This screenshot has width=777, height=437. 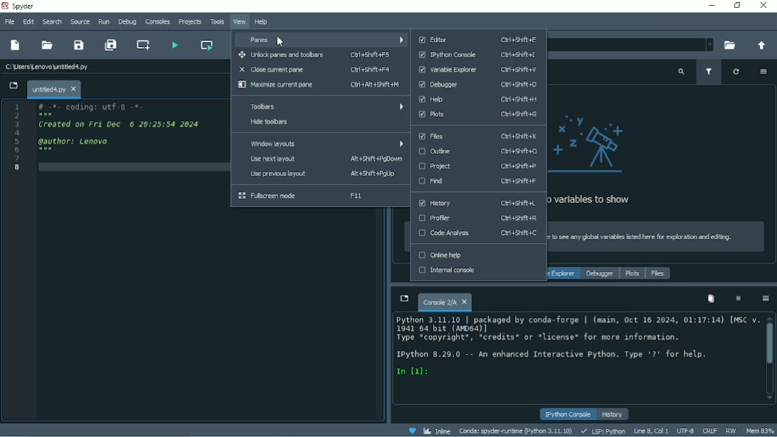 What do you see at coordinates (478, 218) in the screenshot?
I see `Profiler` at bounding box center [478, 218].